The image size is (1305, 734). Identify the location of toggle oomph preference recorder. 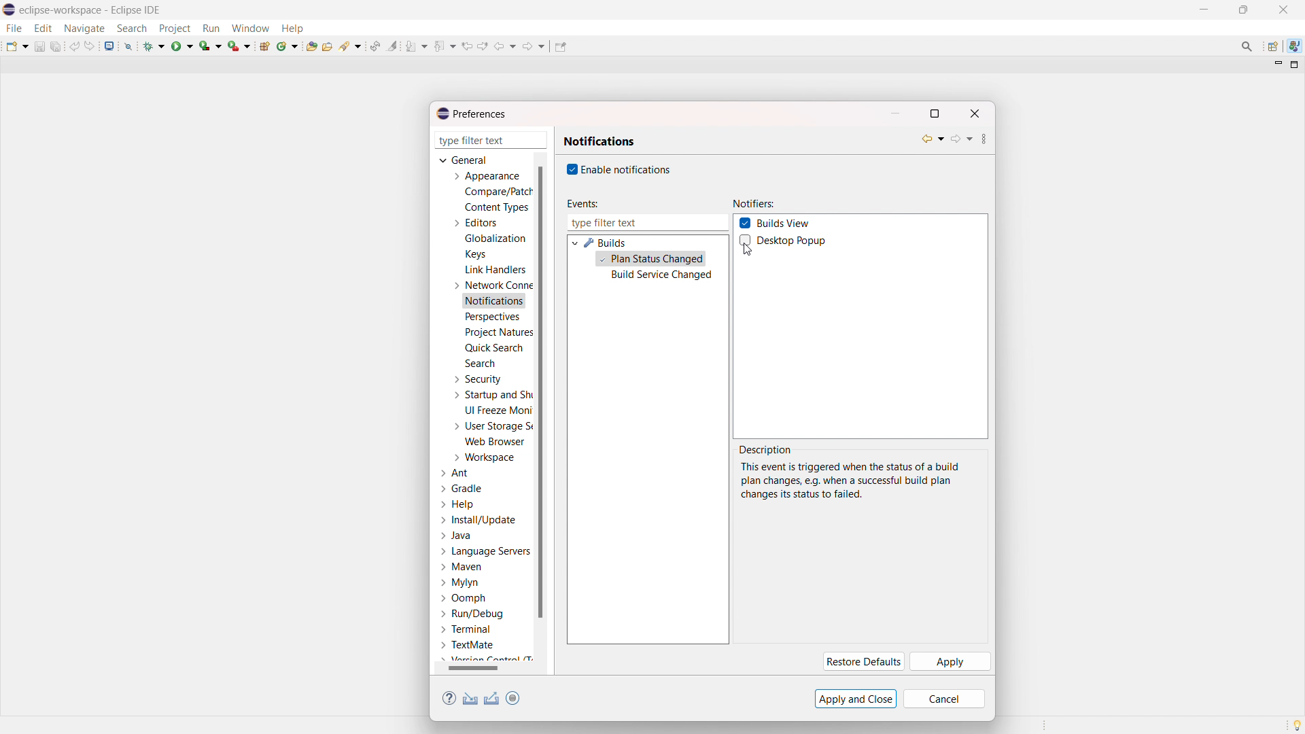
(512, 698).